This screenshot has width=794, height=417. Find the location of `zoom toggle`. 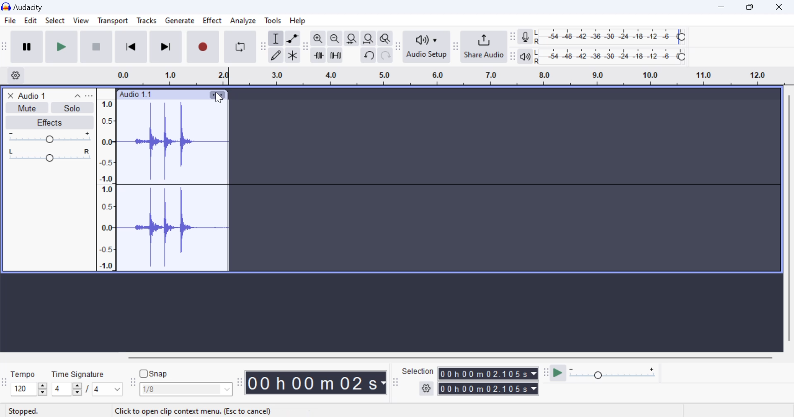

zoom toggle is located at coordinates (386, 39).